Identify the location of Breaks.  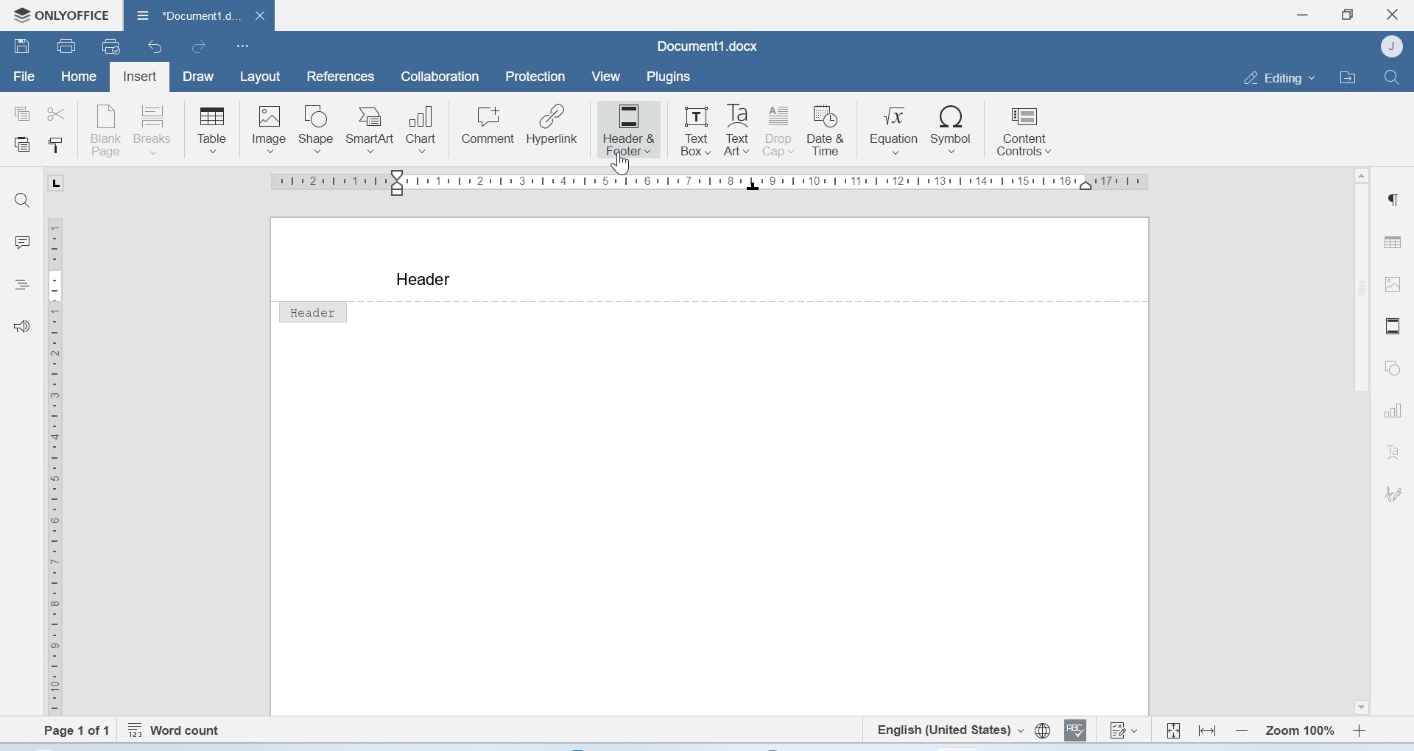
(157, 129).